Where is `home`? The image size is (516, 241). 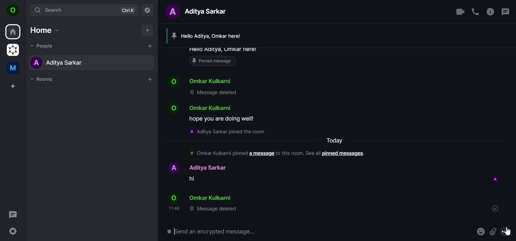 home is located at coordinates (14, 32).